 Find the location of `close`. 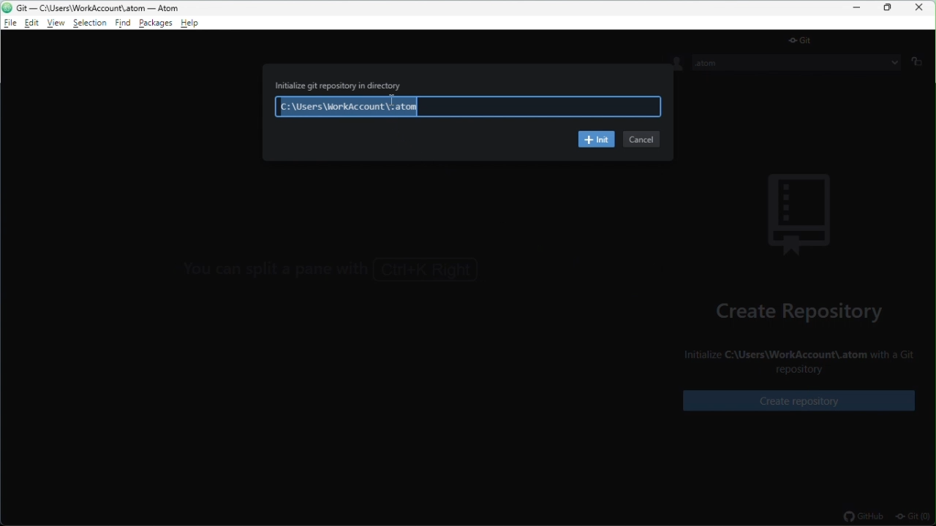

close is located at coordinates (921, 8).